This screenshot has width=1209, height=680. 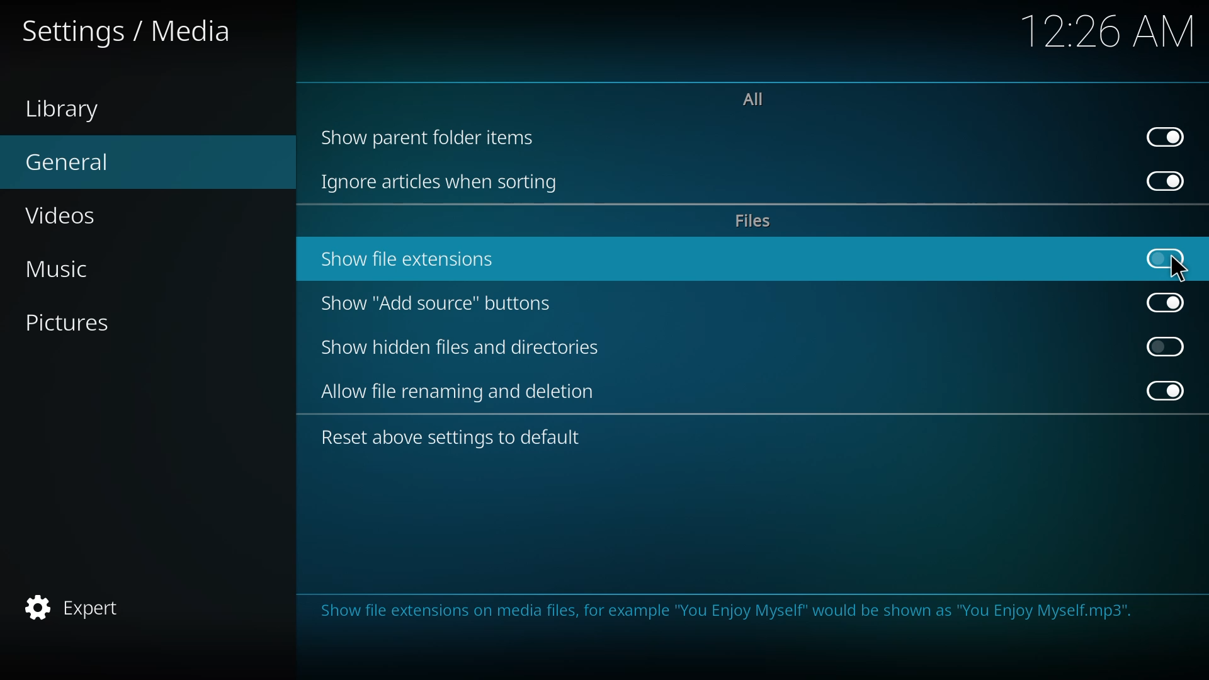 What do you see at coordinates (76, 112) in the screenshot?
I see `library` at bounding box center [76, 112].